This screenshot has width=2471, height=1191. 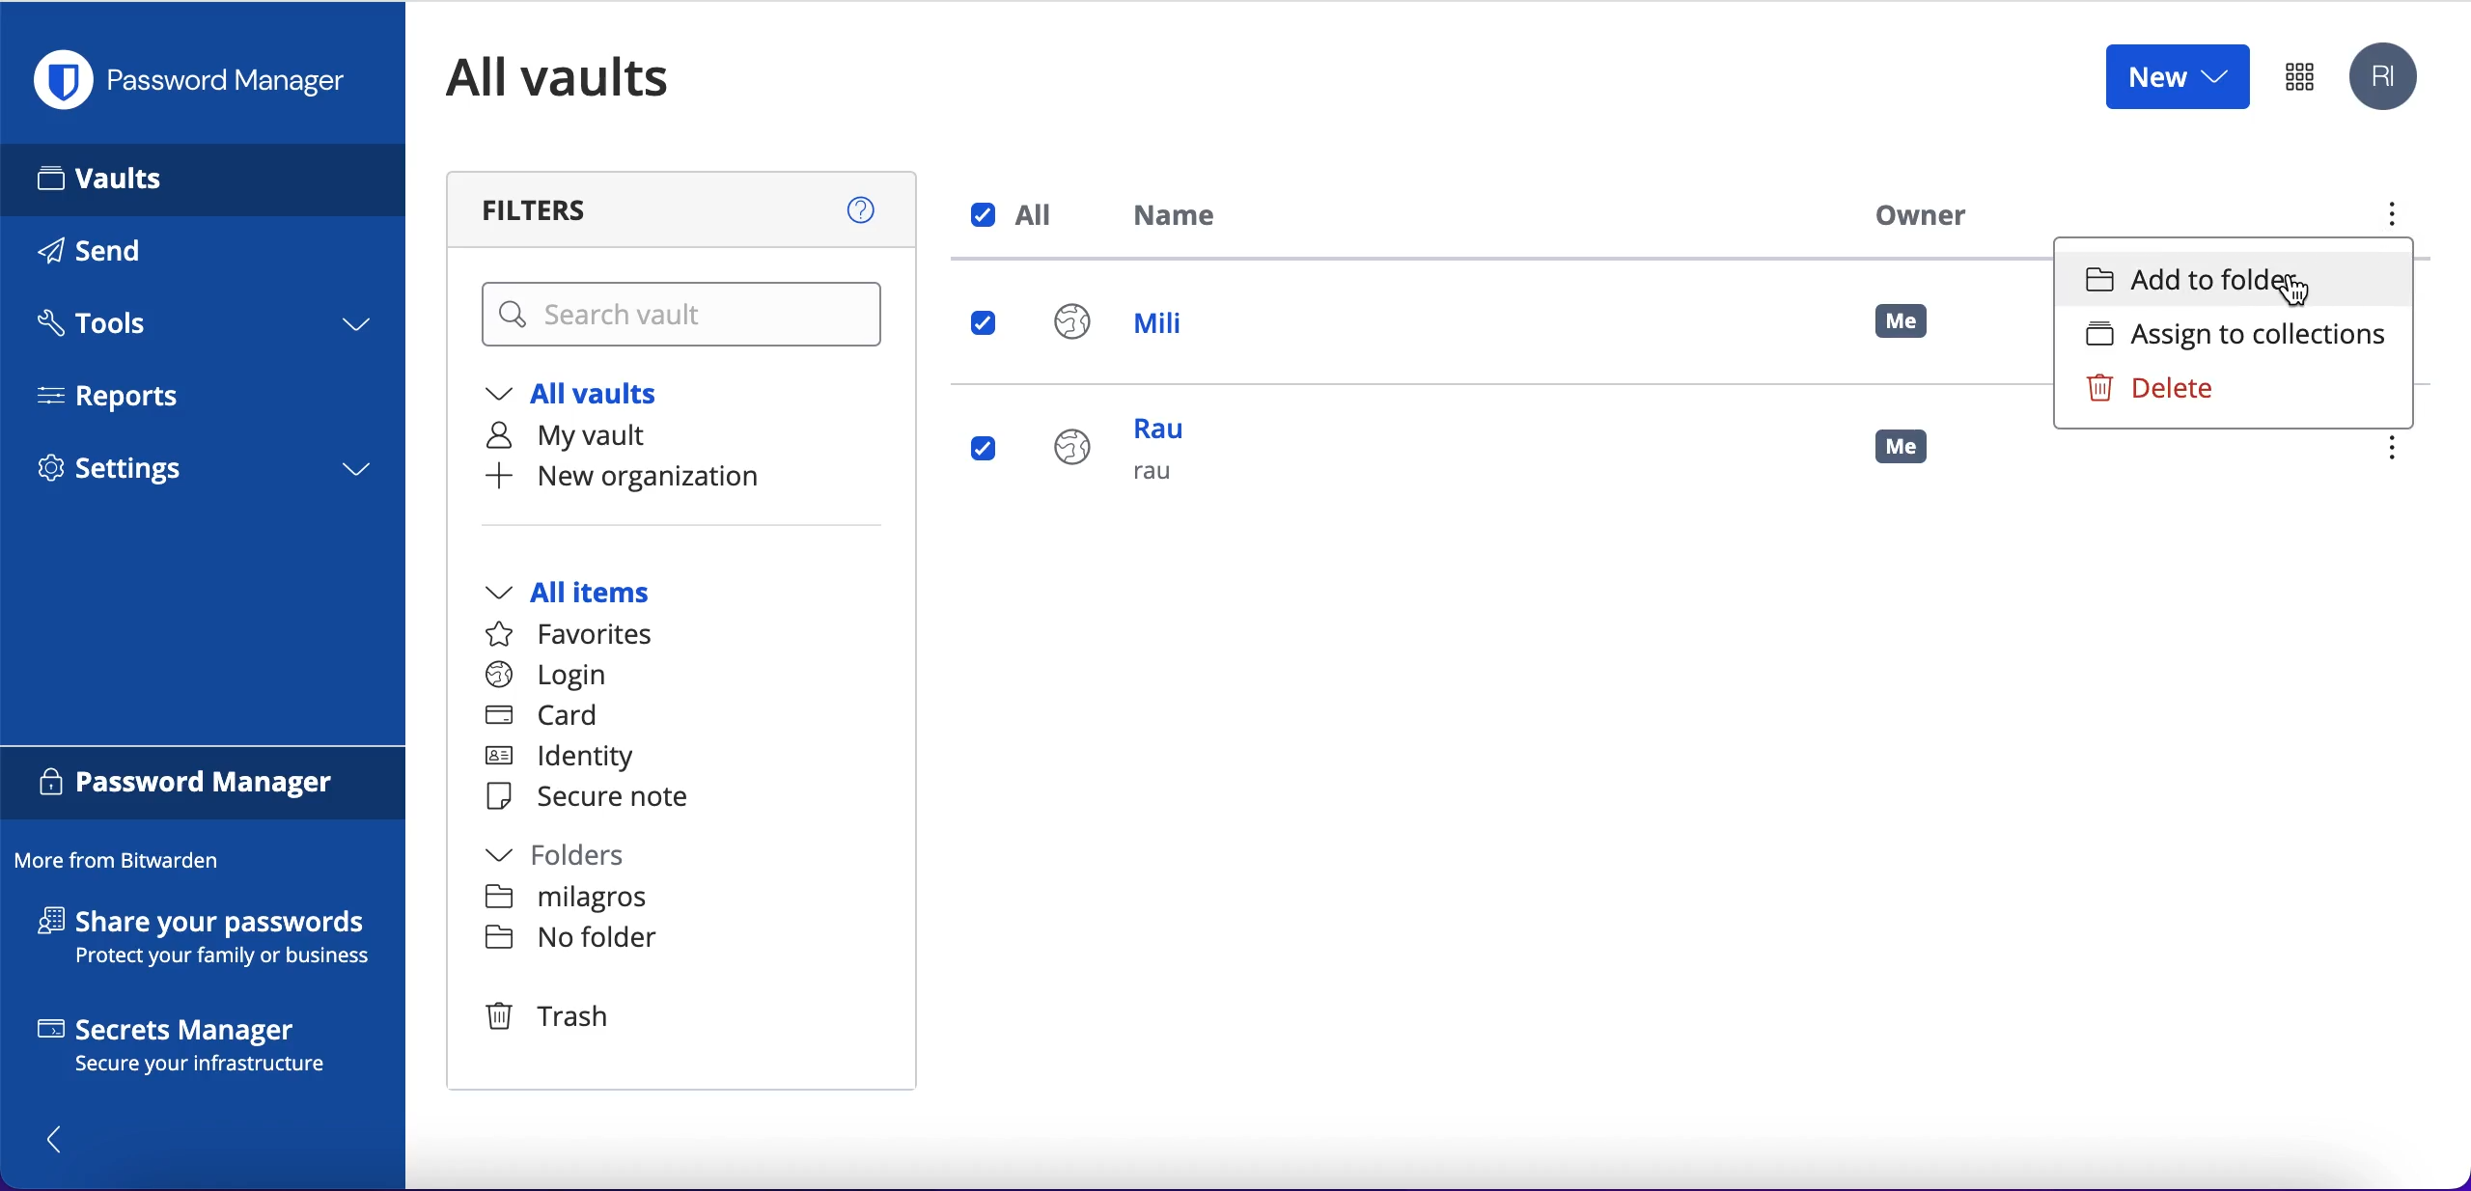 I want to click on folders, so click(x=576, y=858).